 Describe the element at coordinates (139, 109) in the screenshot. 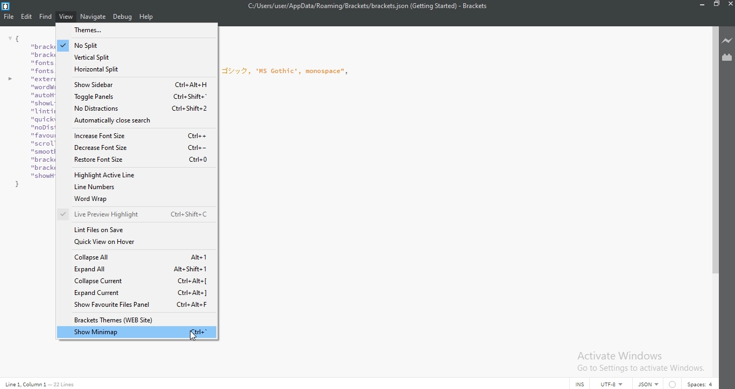

I see `no distractions` at that location.